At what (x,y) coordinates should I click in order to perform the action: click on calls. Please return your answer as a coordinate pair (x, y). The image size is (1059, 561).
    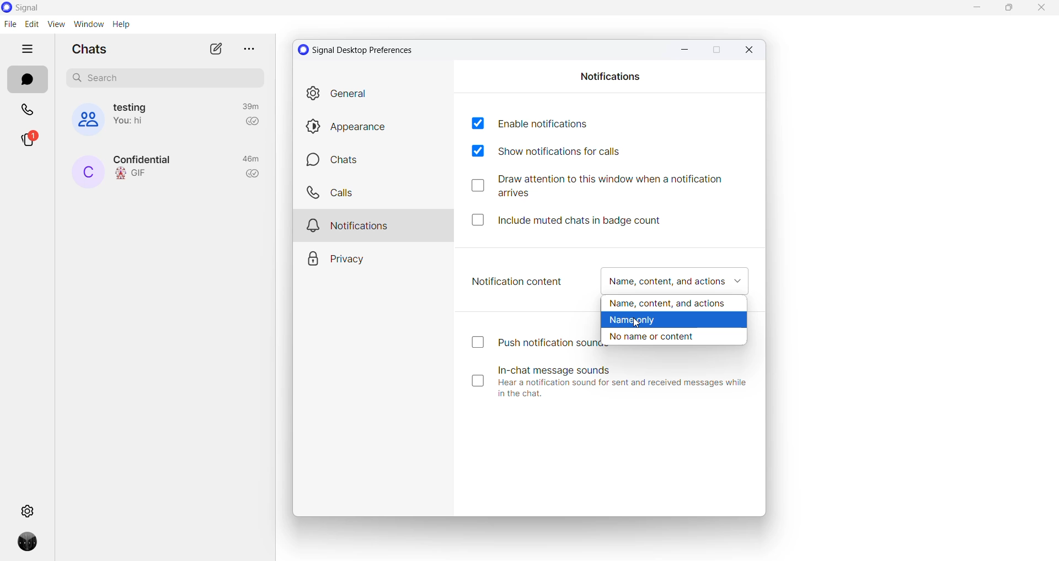
    Looking at the image, I should click on (375, 192).